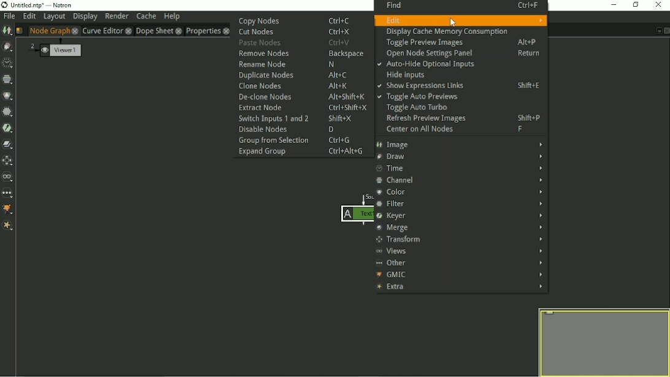  I want to click on Toggle Preview Images, so click(461, 42).